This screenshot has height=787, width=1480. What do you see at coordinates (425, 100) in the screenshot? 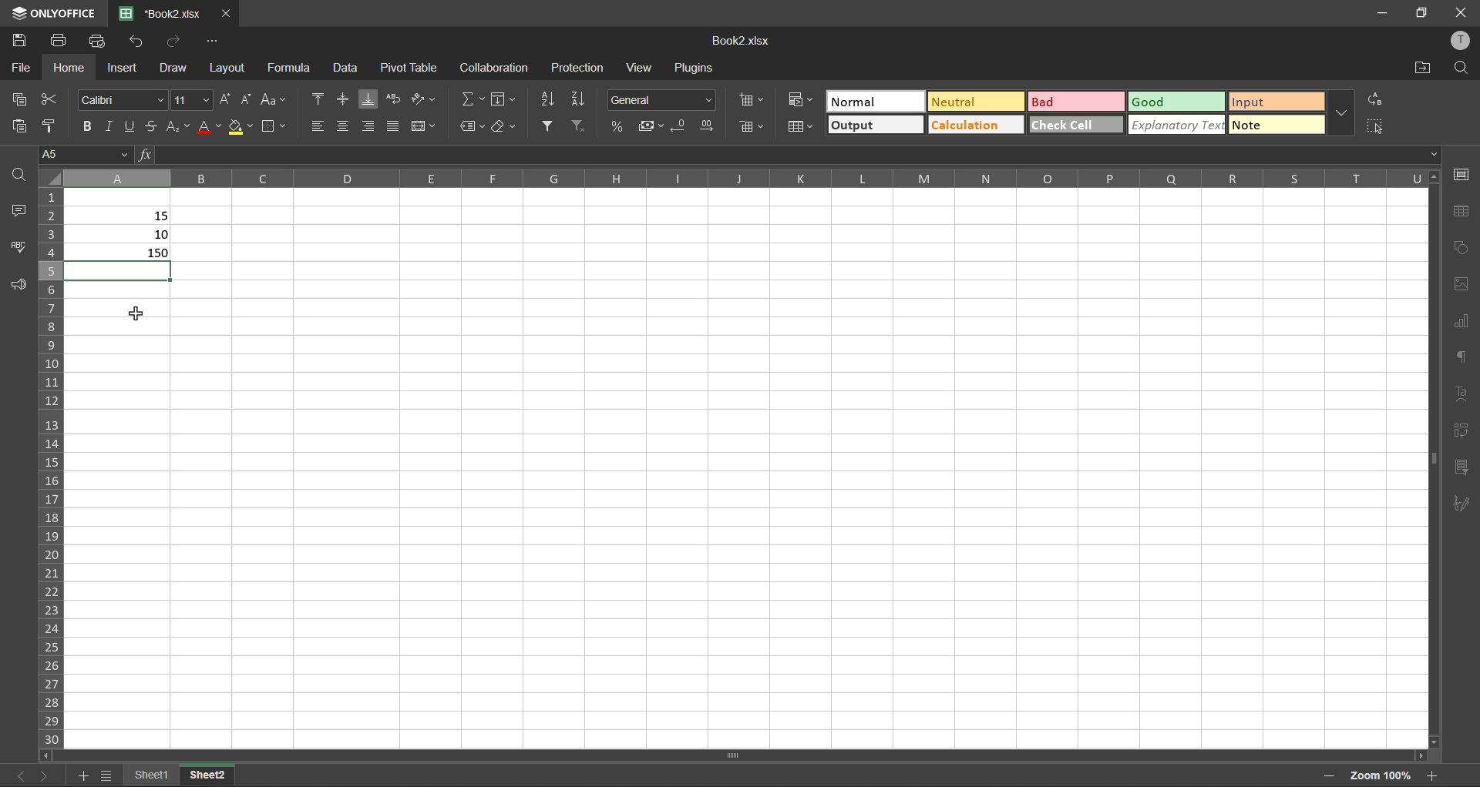
I see `orientation` at bounding box center [425, 100].